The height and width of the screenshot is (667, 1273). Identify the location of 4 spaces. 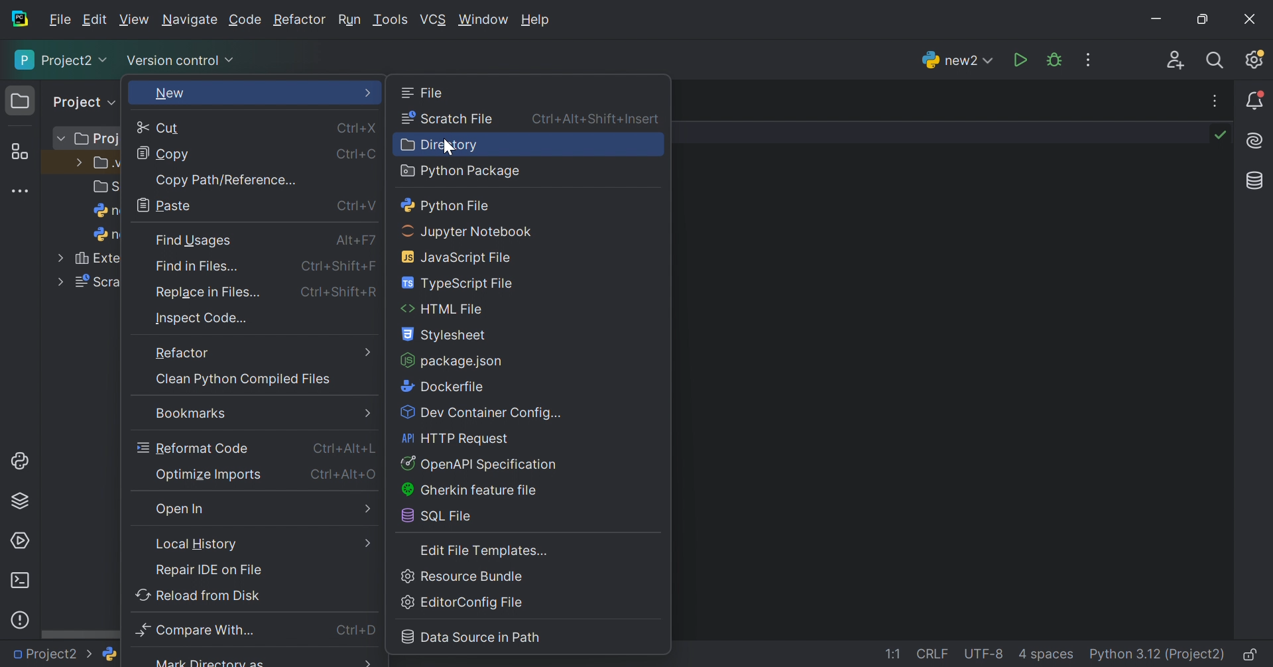
(1047, 652).